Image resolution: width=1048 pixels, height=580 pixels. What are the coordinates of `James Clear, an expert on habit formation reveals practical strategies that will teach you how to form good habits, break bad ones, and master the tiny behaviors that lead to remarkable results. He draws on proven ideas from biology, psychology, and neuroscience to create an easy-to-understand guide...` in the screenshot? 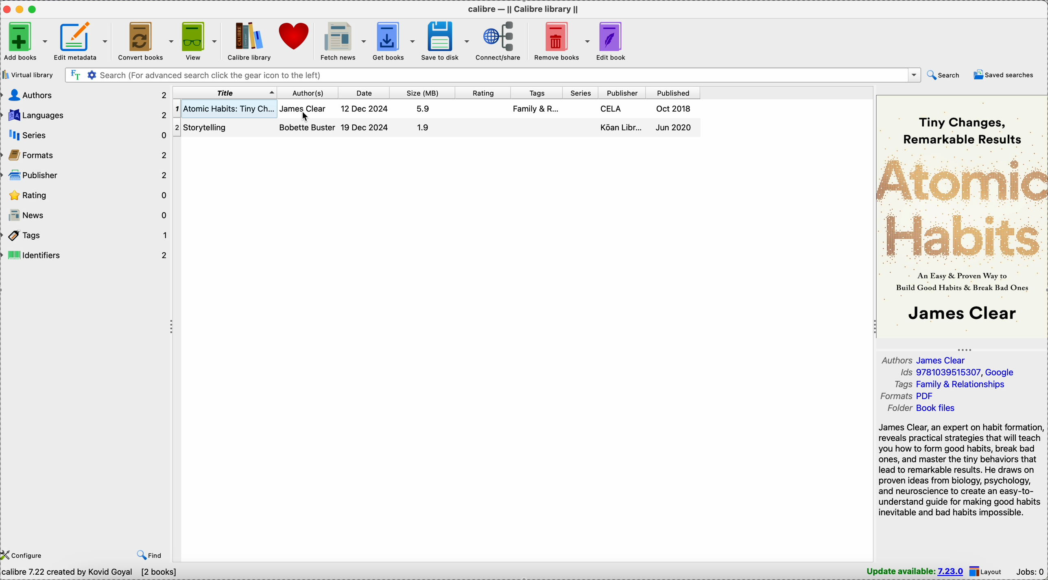 It's located at (961, 471).